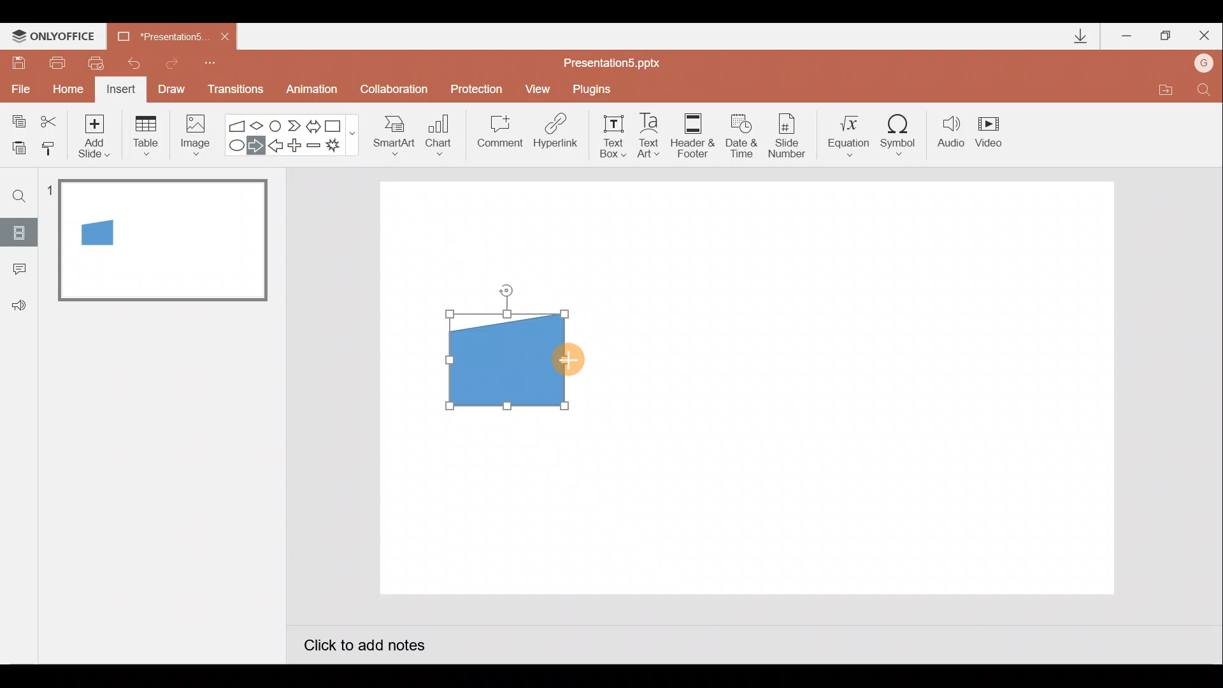  What do you see at coordinates (1128, 37) in the screenshot?
I see `Minimize` at bounding box center [1128, 37].